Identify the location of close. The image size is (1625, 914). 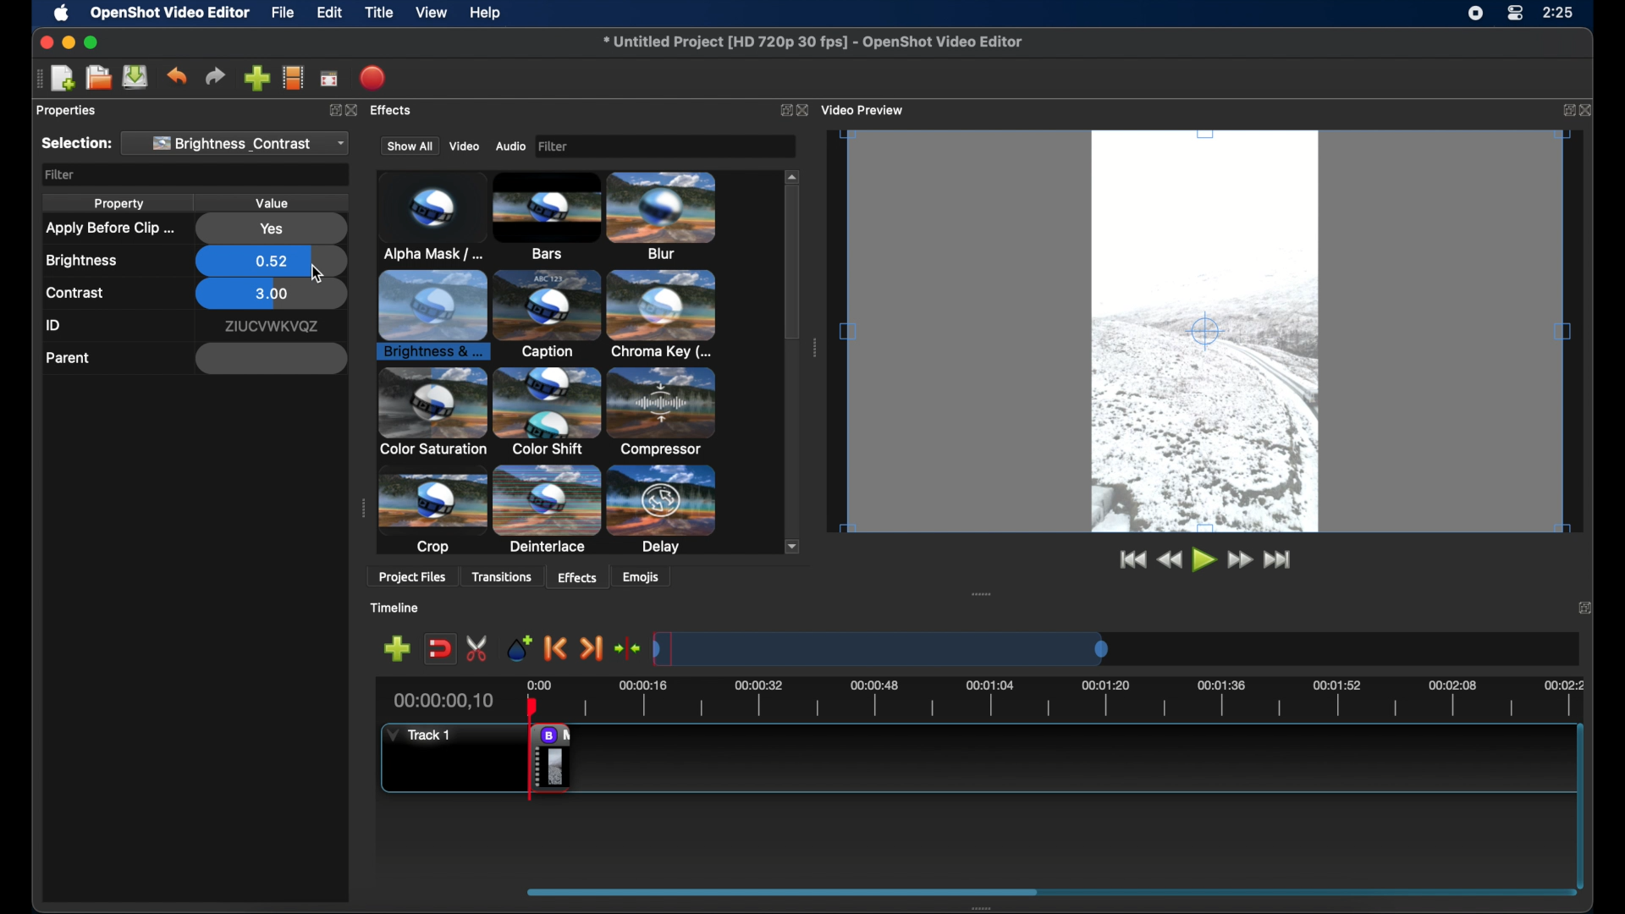
(1584, 606).